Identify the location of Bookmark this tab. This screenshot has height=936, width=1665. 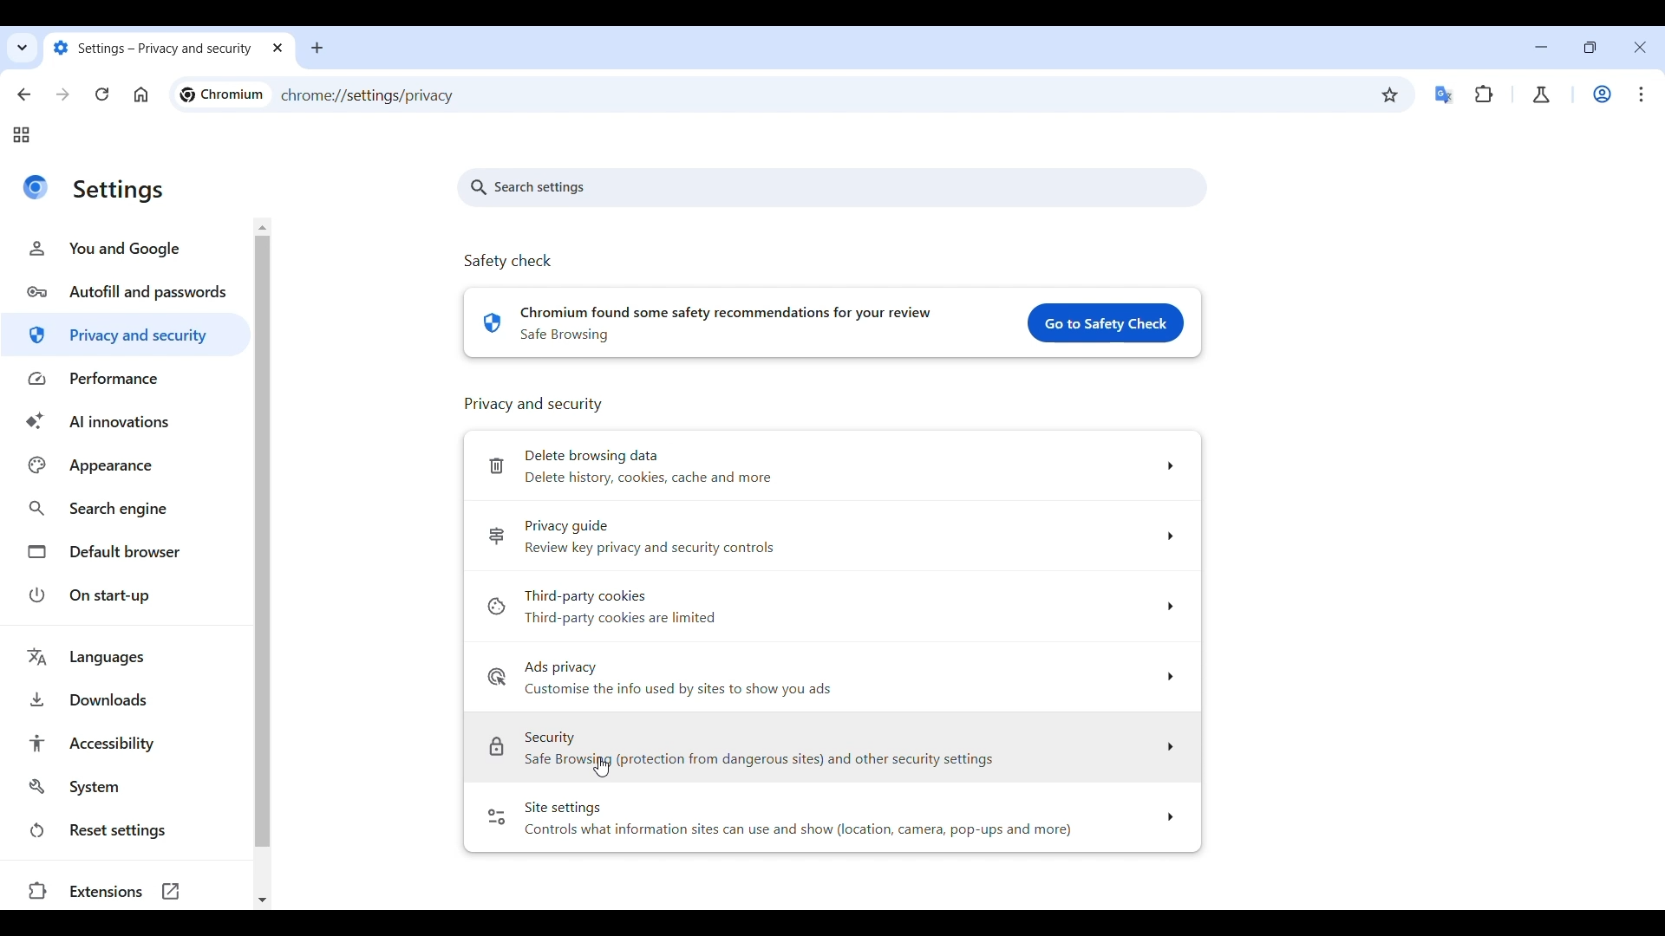
(1390, 94).